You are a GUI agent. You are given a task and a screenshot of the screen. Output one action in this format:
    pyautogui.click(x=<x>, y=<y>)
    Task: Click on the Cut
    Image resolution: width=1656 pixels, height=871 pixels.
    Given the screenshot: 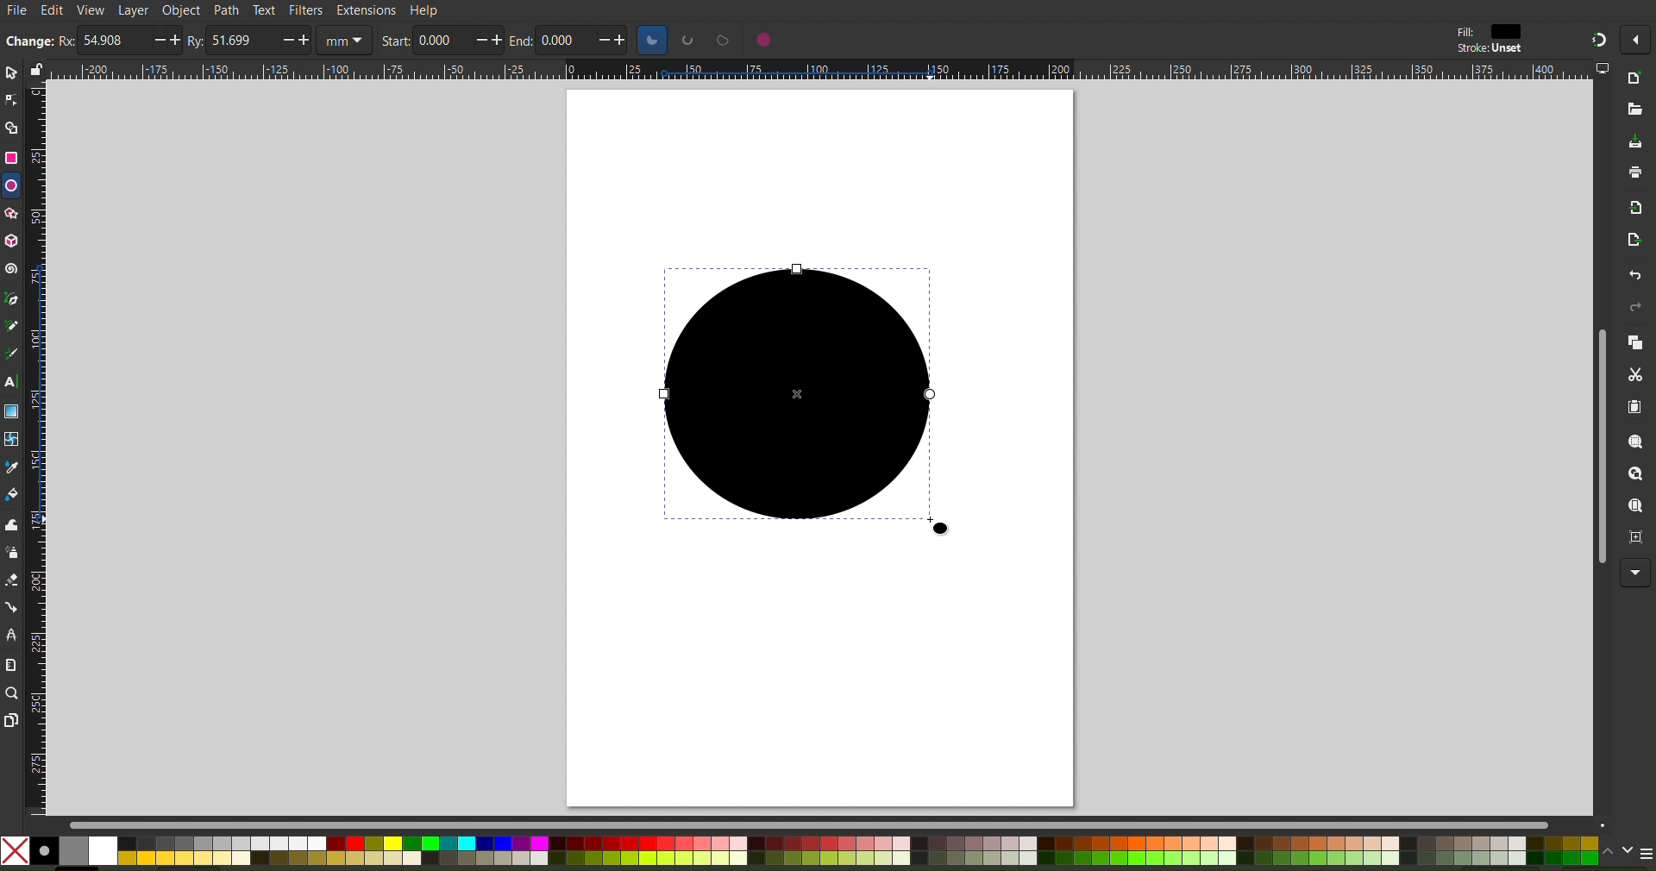 What is the action you would take?
    pyautogui.click(x=1634, y=375)
    